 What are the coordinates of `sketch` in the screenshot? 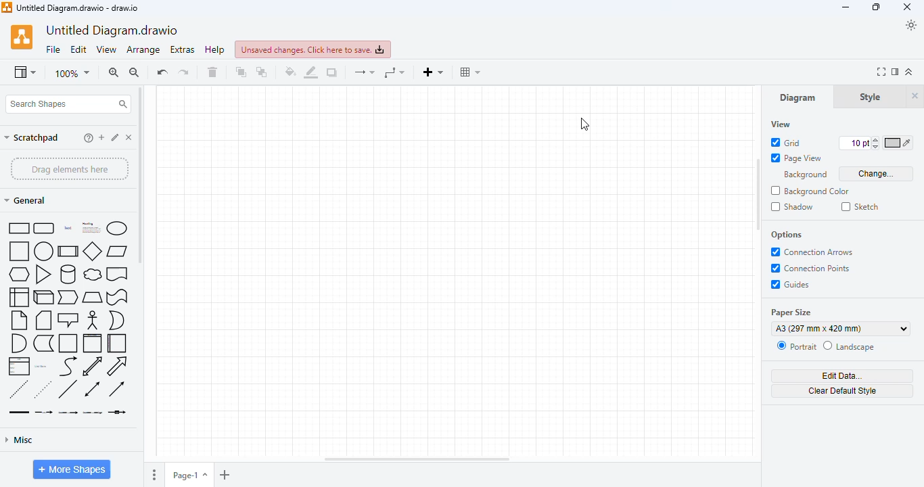 It's located at (860, 206).